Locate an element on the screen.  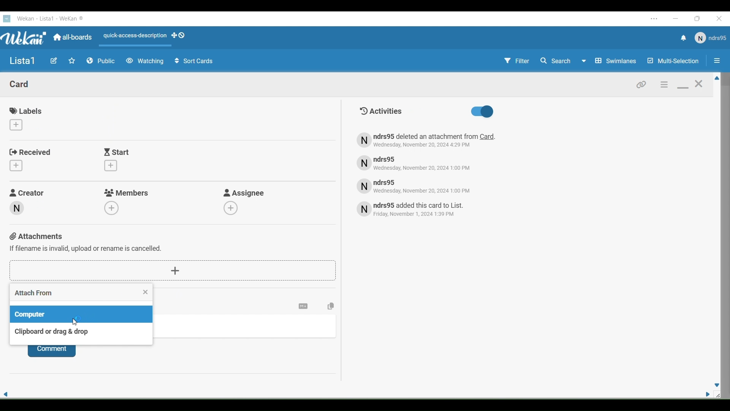
Link is located at coordinates (641, 84).